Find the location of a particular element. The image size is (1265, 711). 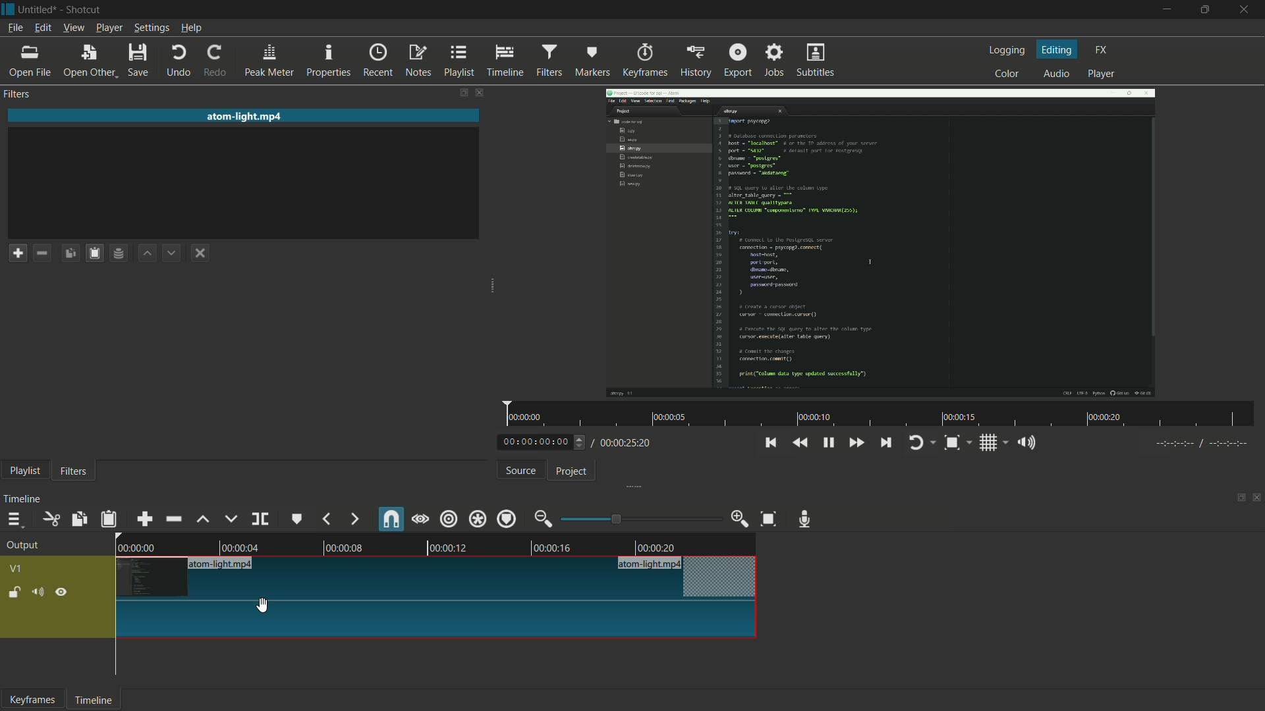

adjustment bar is located at coordinates (636, 519).